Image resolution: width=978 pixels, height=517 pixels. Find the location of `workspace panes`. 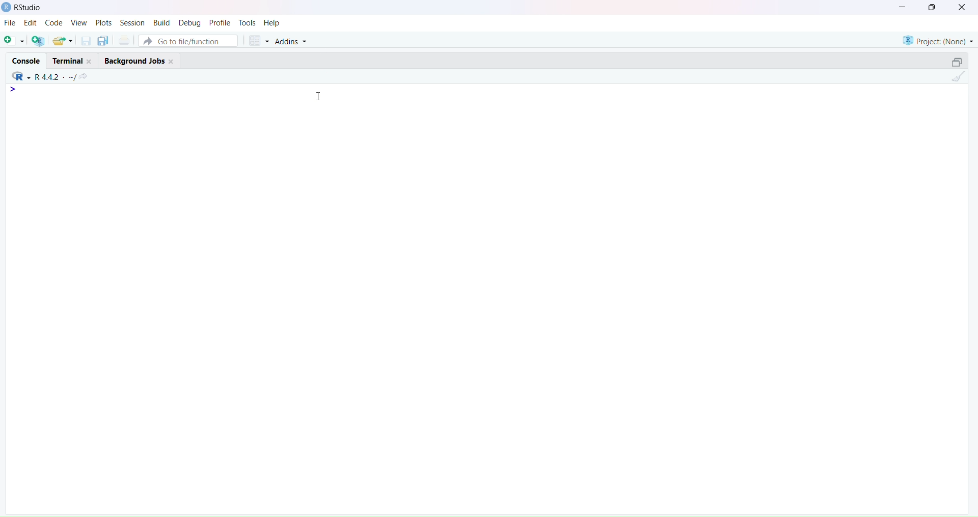

workspace panes is located at coordinates (257, 41).